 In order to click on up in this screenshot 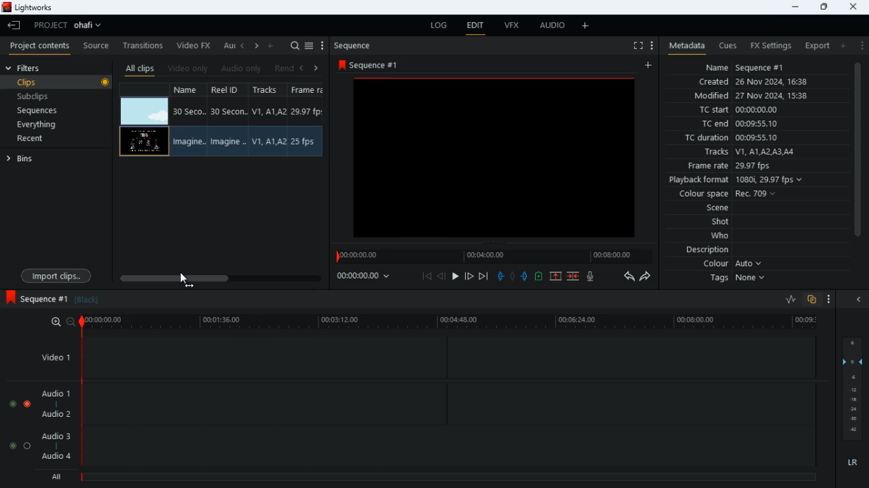, I will do `click(556, 277)`.